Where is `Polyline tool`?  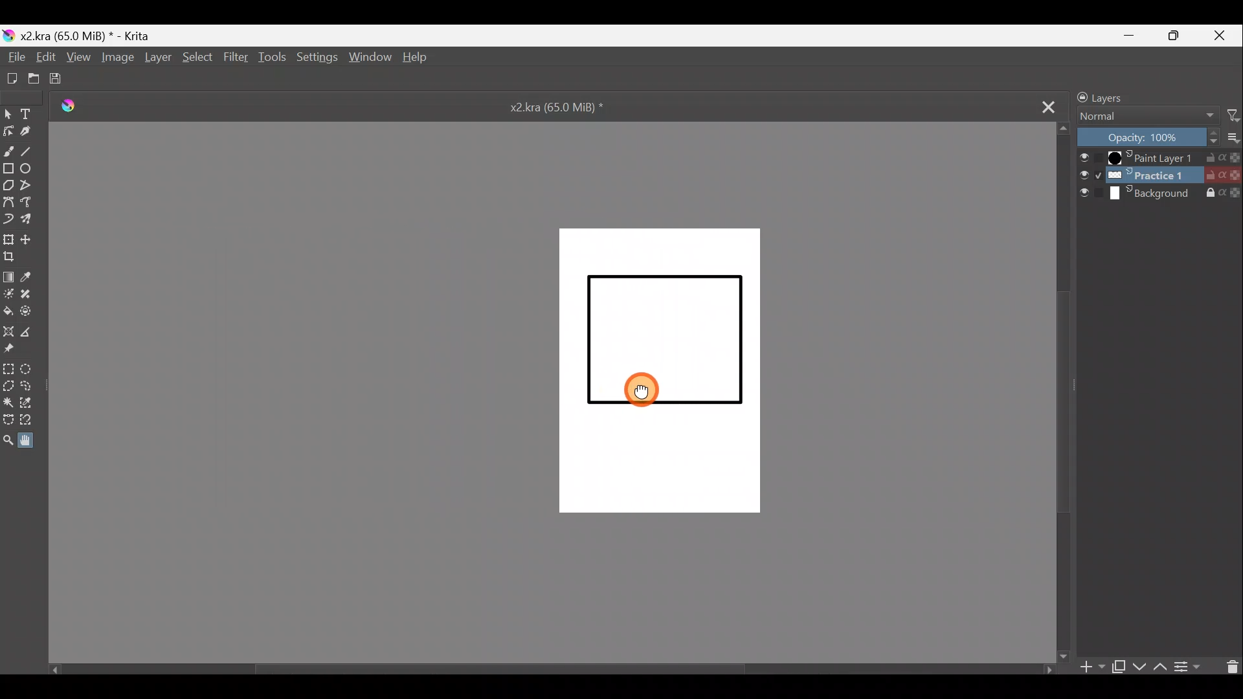
Polyline tool is located at coordinates (30, 186).